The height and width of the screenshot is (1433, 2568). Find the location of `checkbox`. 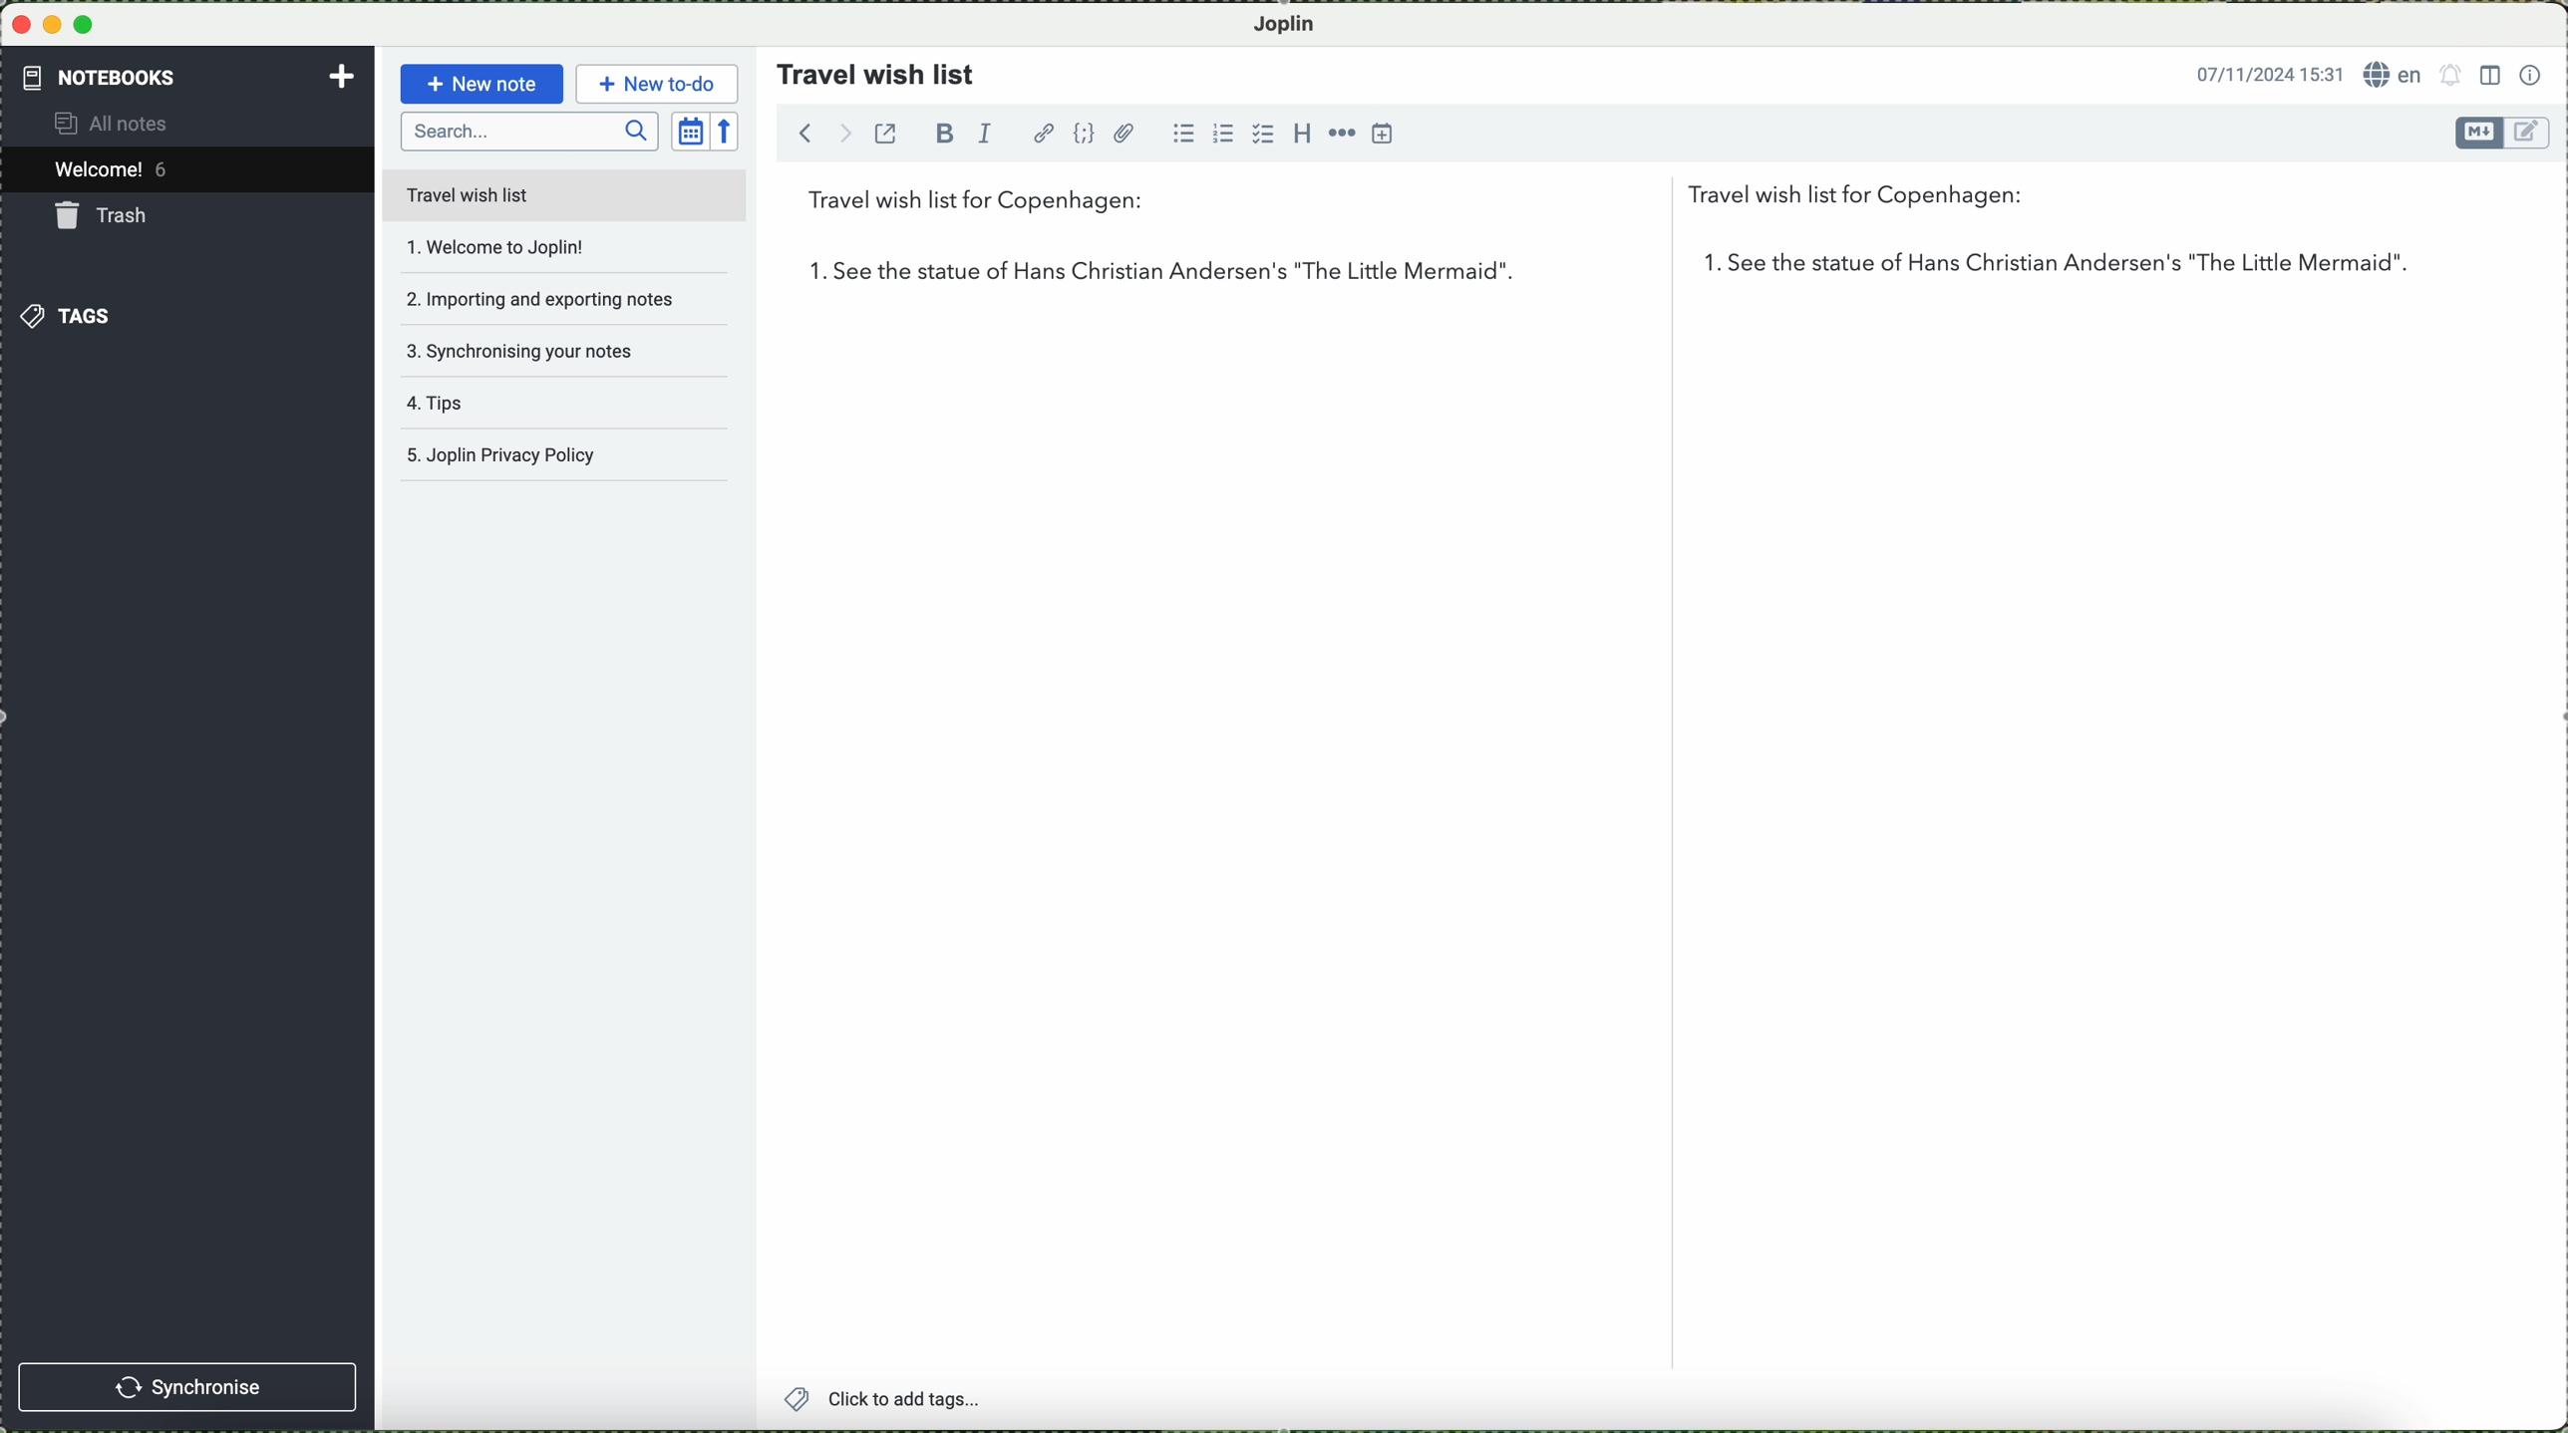

checkbox is located at coordinates (1260, 134).